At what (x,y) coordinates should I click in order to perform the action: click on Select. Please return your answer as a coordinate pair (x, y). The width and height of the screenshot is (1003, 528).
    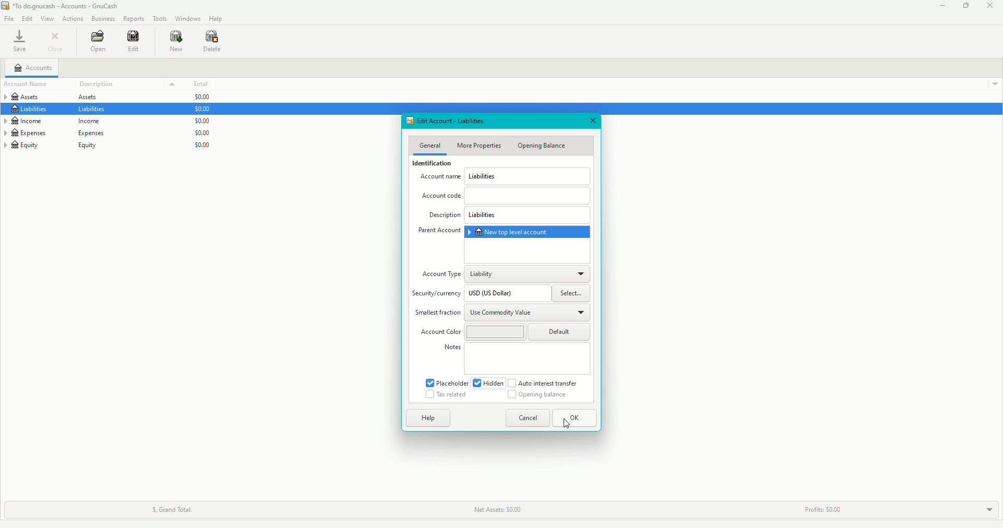
    Looking at the image, I should click on (571, 293).